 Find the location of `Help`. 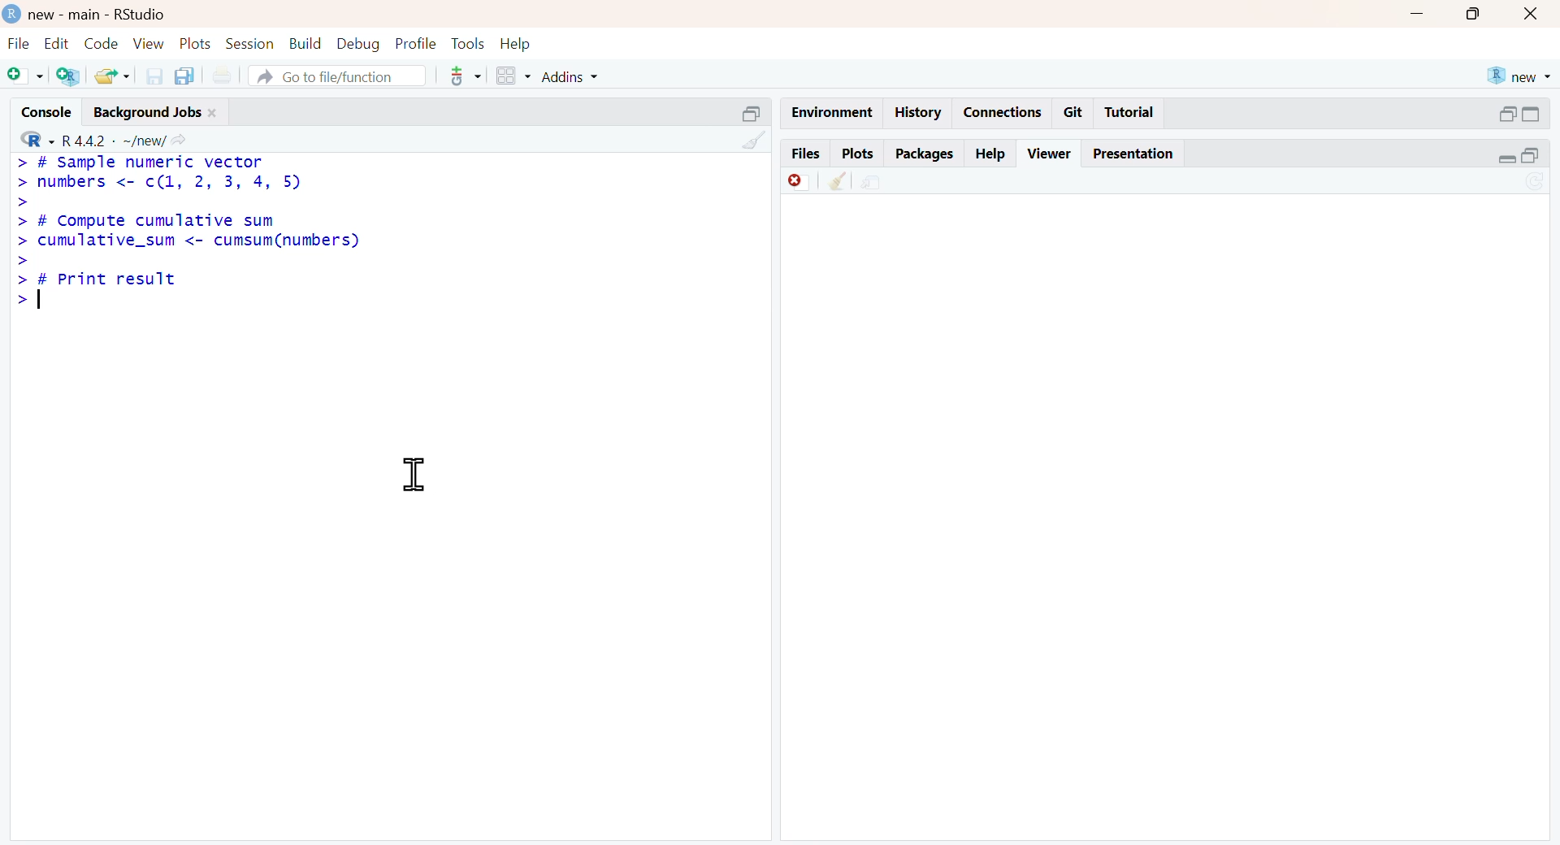

Help is located at coordinates (988, 154).